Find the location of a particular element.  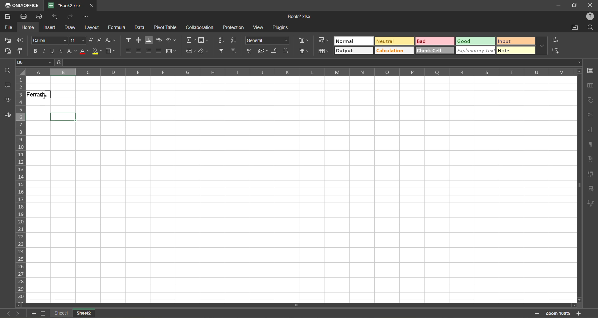

strikethrough is located at coordinates (62, 51).